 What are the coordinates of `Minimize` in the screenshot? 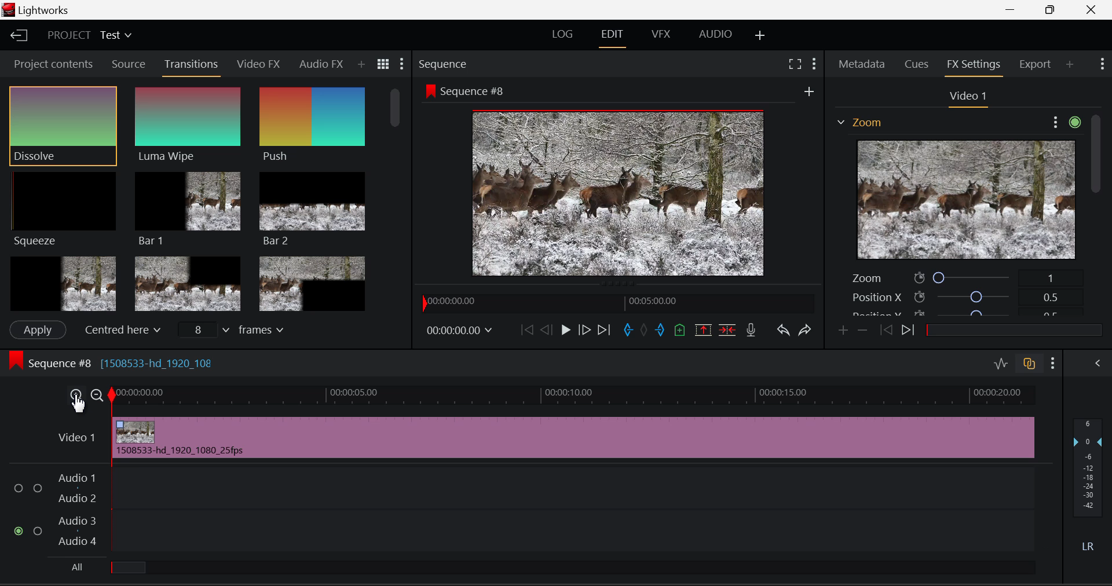 It's located at (1052, 10).